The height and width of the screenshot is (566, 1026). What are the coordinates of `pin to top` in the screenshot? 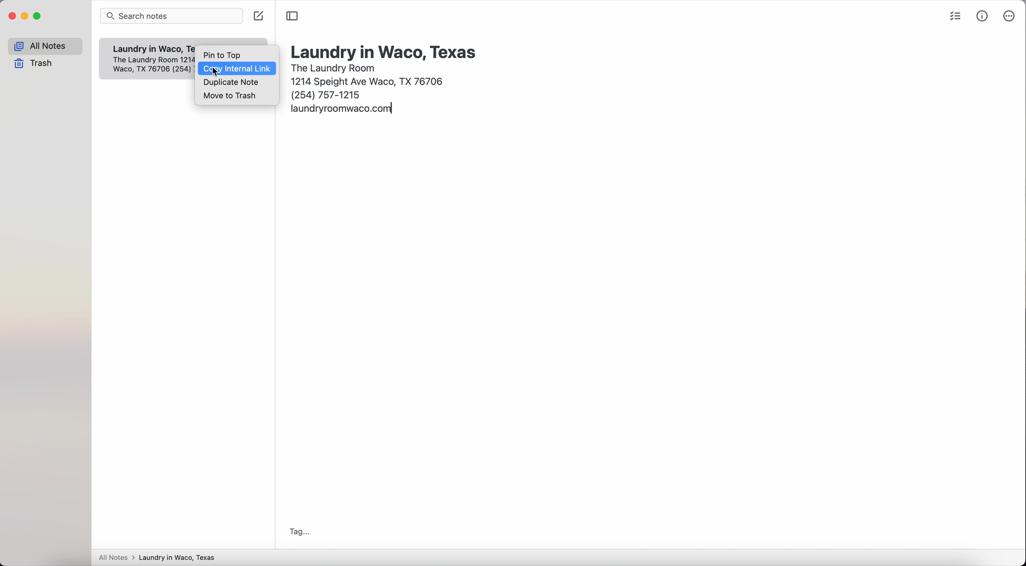 It's located at (221, 55).